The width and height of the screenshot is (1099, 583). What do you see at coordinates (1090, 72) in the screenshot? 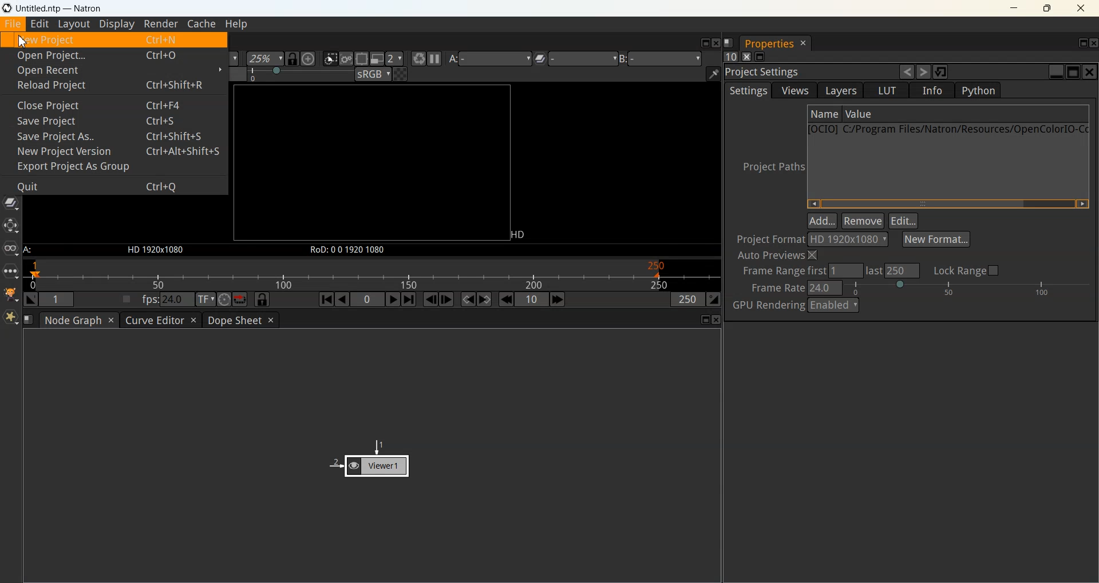
I see `Close` at bounding box center [1090, 72].